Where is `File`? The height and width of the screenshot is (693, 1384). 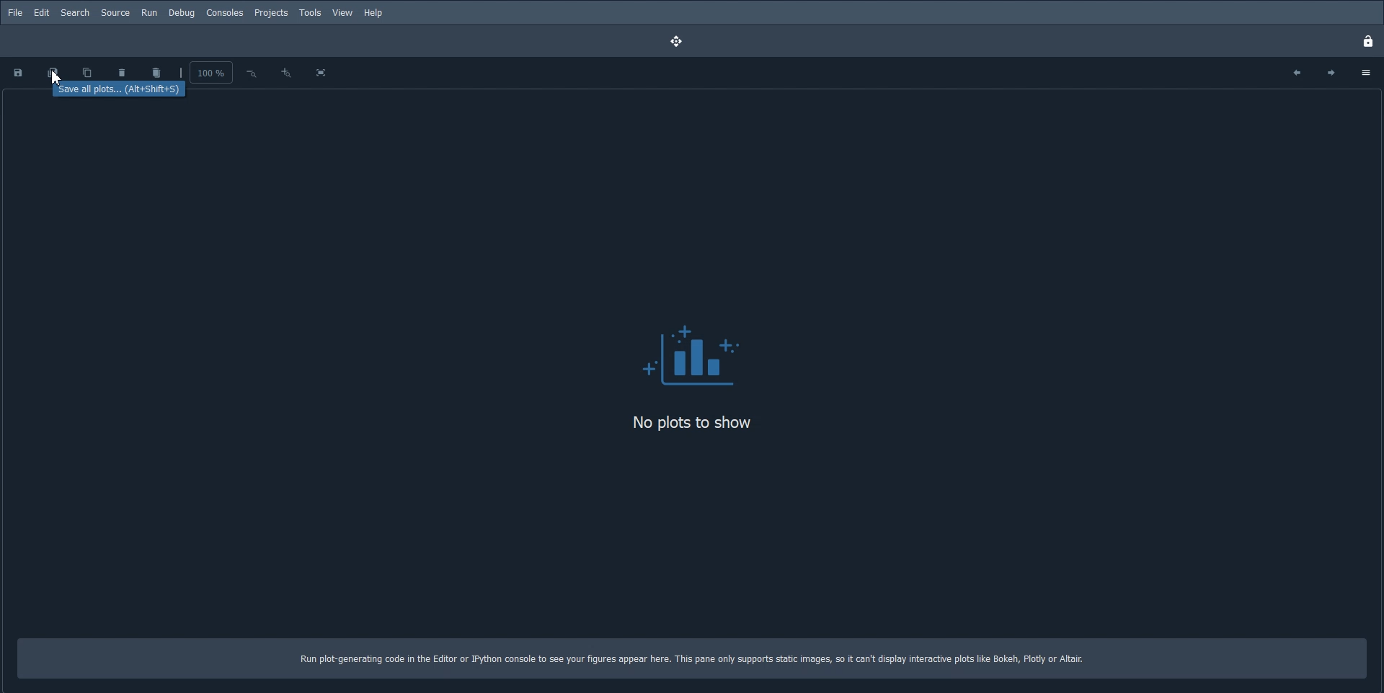 File is located at coordinates (16, 12).